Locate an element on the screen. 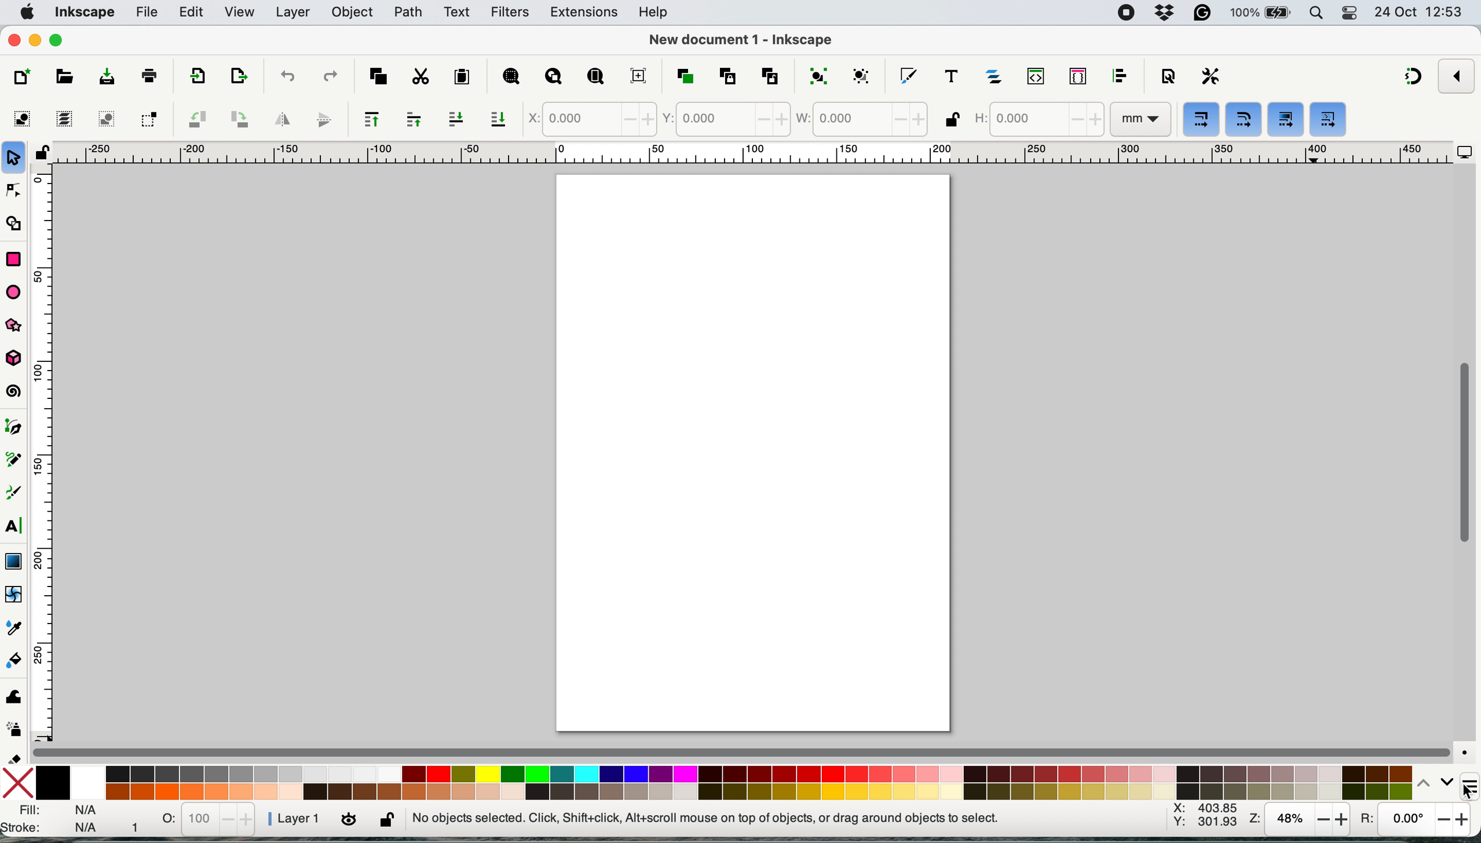 Image resolution: width=1481 pixels, height=843 pixels. vertical scroll bar is located at coordinates (1463, 457).